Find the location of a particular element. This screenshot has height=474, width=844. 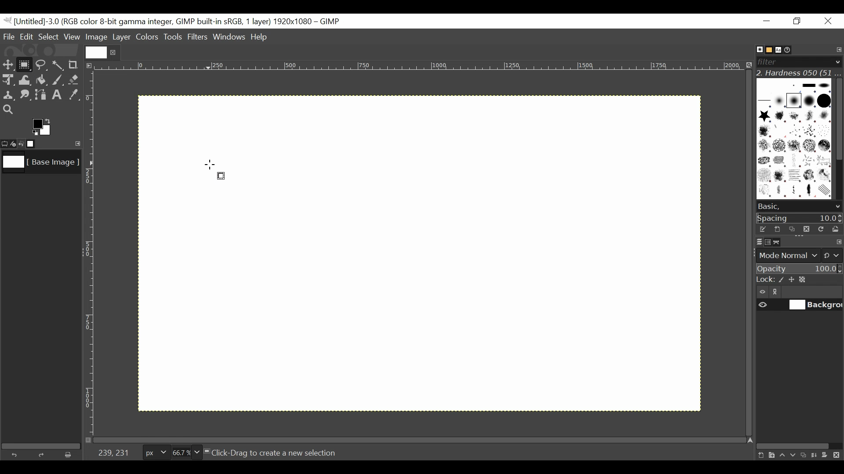

Duplicate this layer is located at coordinates (805, 455).